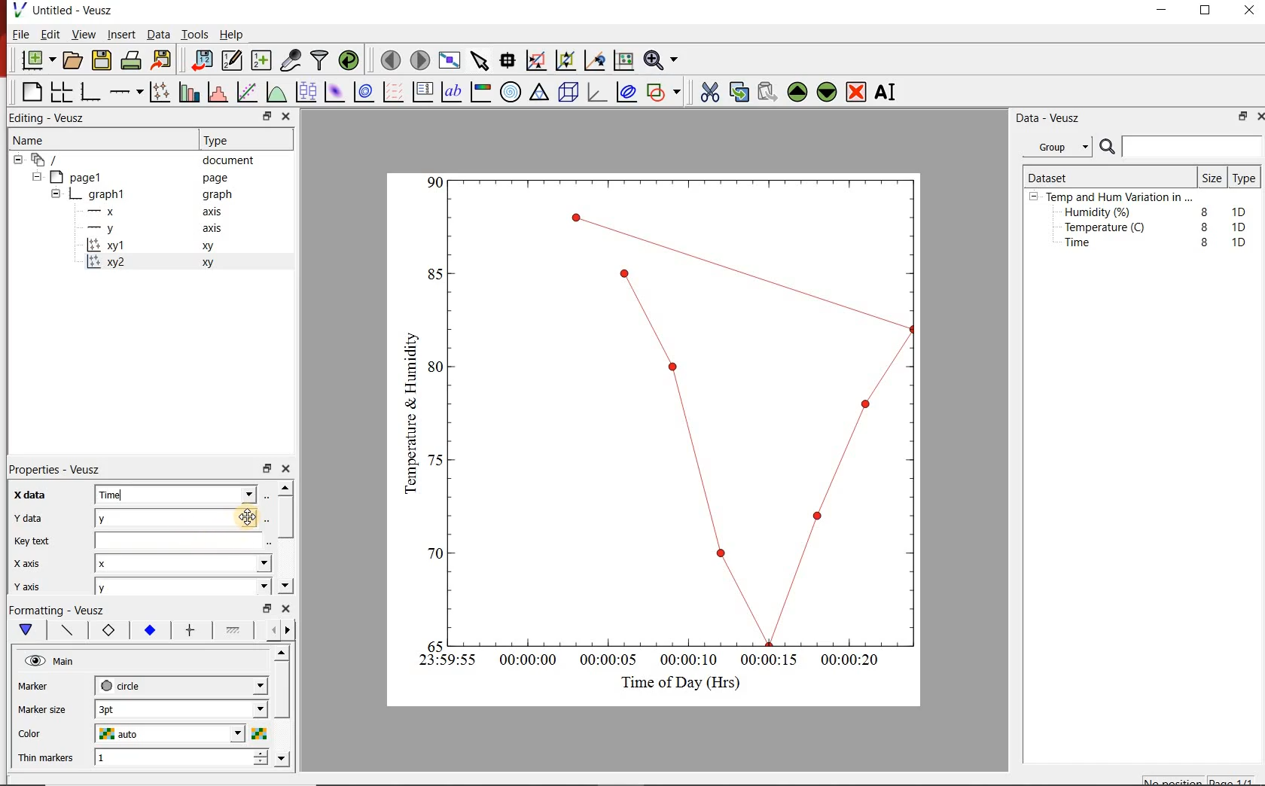 The width and height of the screenshot is (1265, 786). What do you see at coordinates (119, 35) in the screenshot?
I see `Insert` at bounding box center [119, 35].